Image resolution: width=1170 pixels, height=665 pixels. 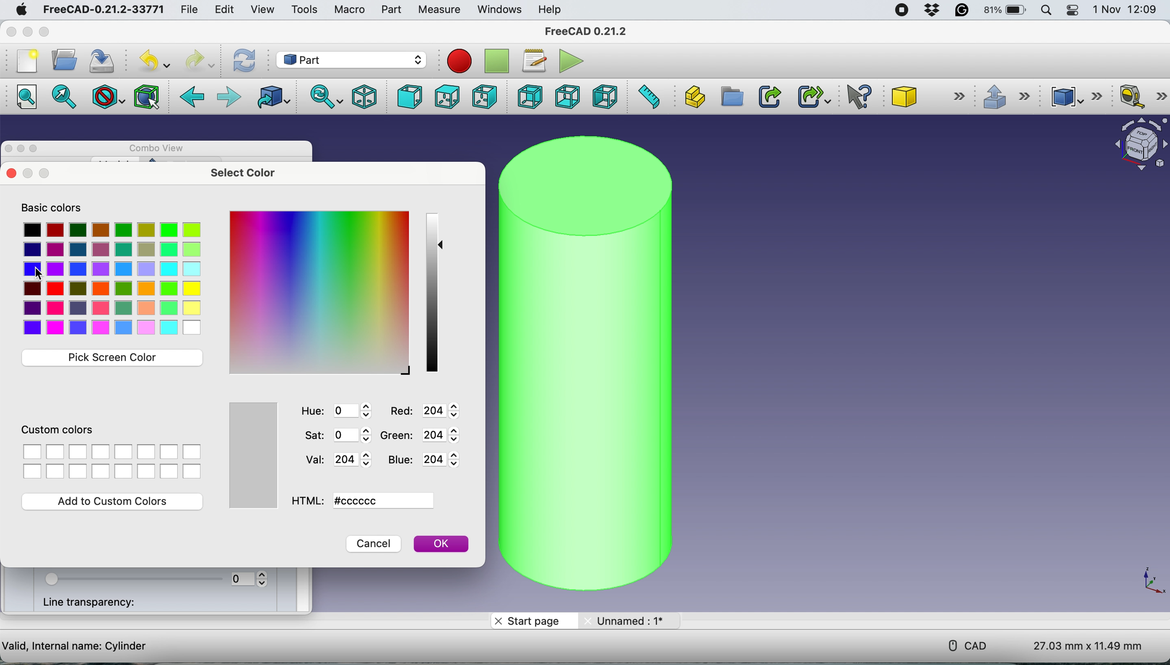 What do you see at coordinates (484, 96) in the screenshot?
I see `right` at bounding box center [484, 96].